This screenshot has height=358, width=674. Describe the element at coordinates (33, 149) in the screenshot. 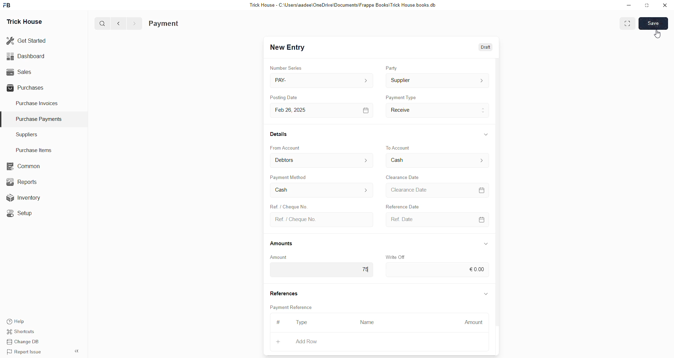

I see `Purchase Items.` at that location.